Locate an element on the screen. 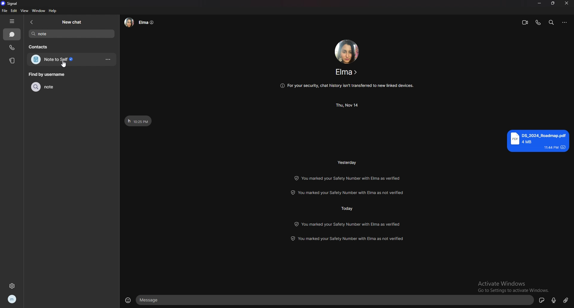 The height and width of the screenshot is (308, 574). view is located at coordinates (25, 11).